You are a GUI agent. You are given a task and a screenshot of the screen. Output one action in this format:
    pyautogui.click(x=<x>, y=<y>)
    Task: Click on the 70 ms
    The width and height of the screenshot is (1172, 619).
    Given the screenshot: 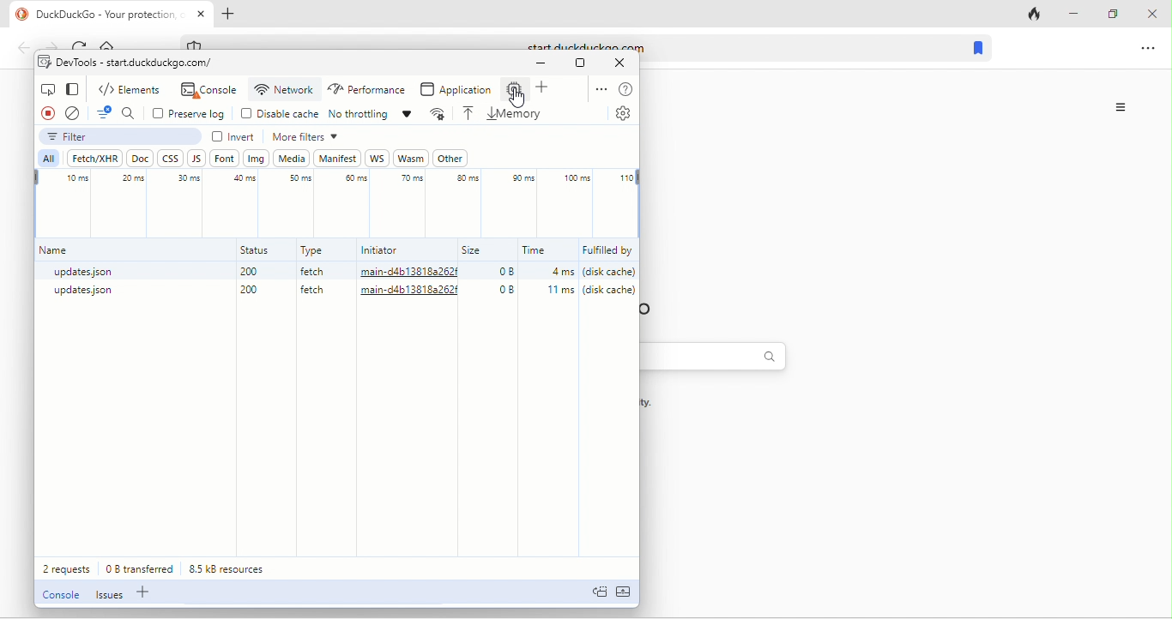 What is the action you would take?
    pyautogui.click(x=404, y=181)
    